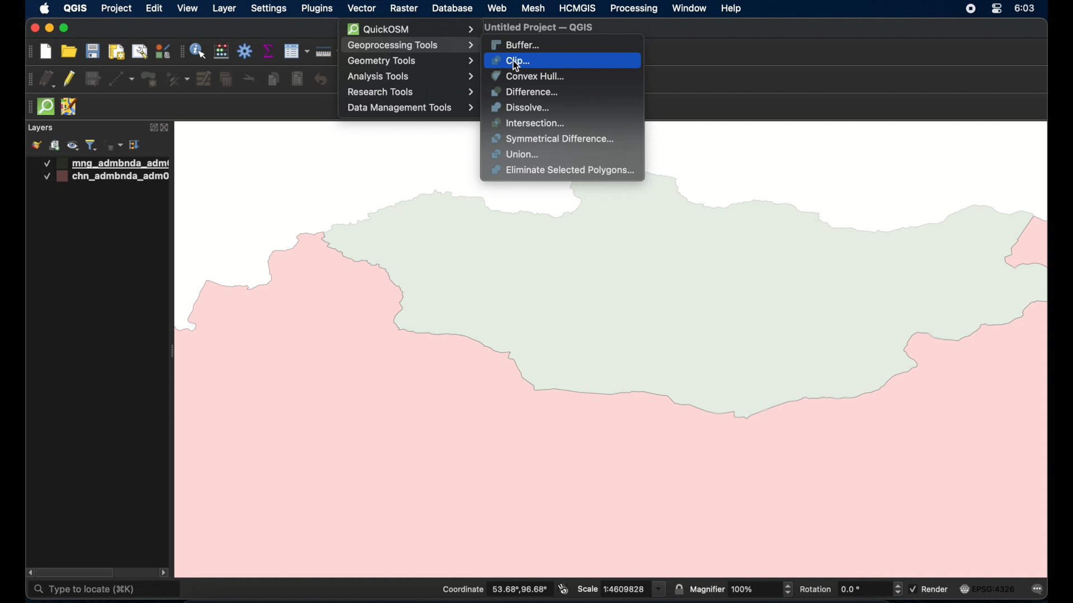  What do you see at coordinates (362, 9) in the screenshot?
I see `vector` at bounding box center [362, 9].